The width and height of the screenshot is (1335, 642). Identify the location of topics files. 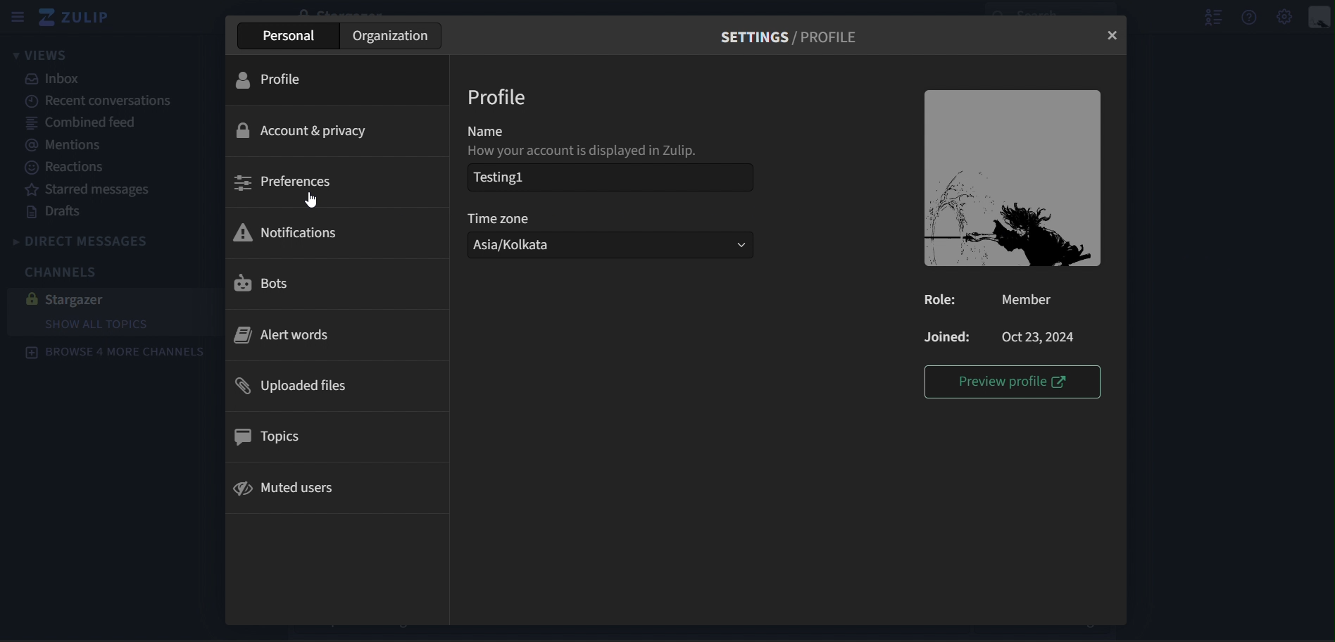
(272, 436).